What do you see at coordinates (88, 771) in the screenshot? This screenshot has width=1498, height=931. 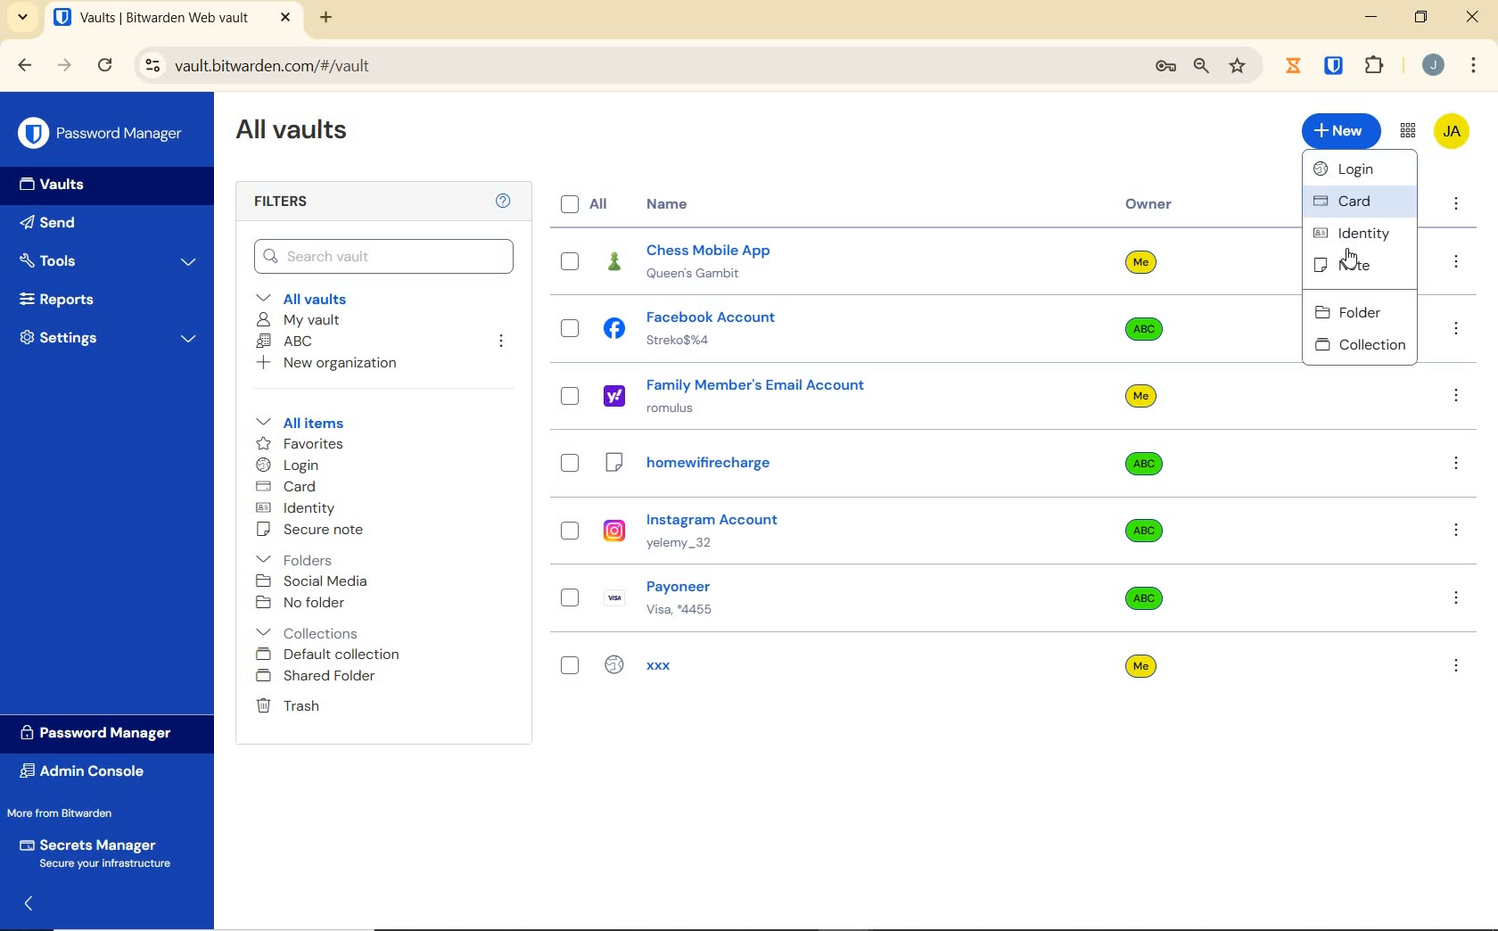 I see `Admin Console` at bounding box center [88, 771].